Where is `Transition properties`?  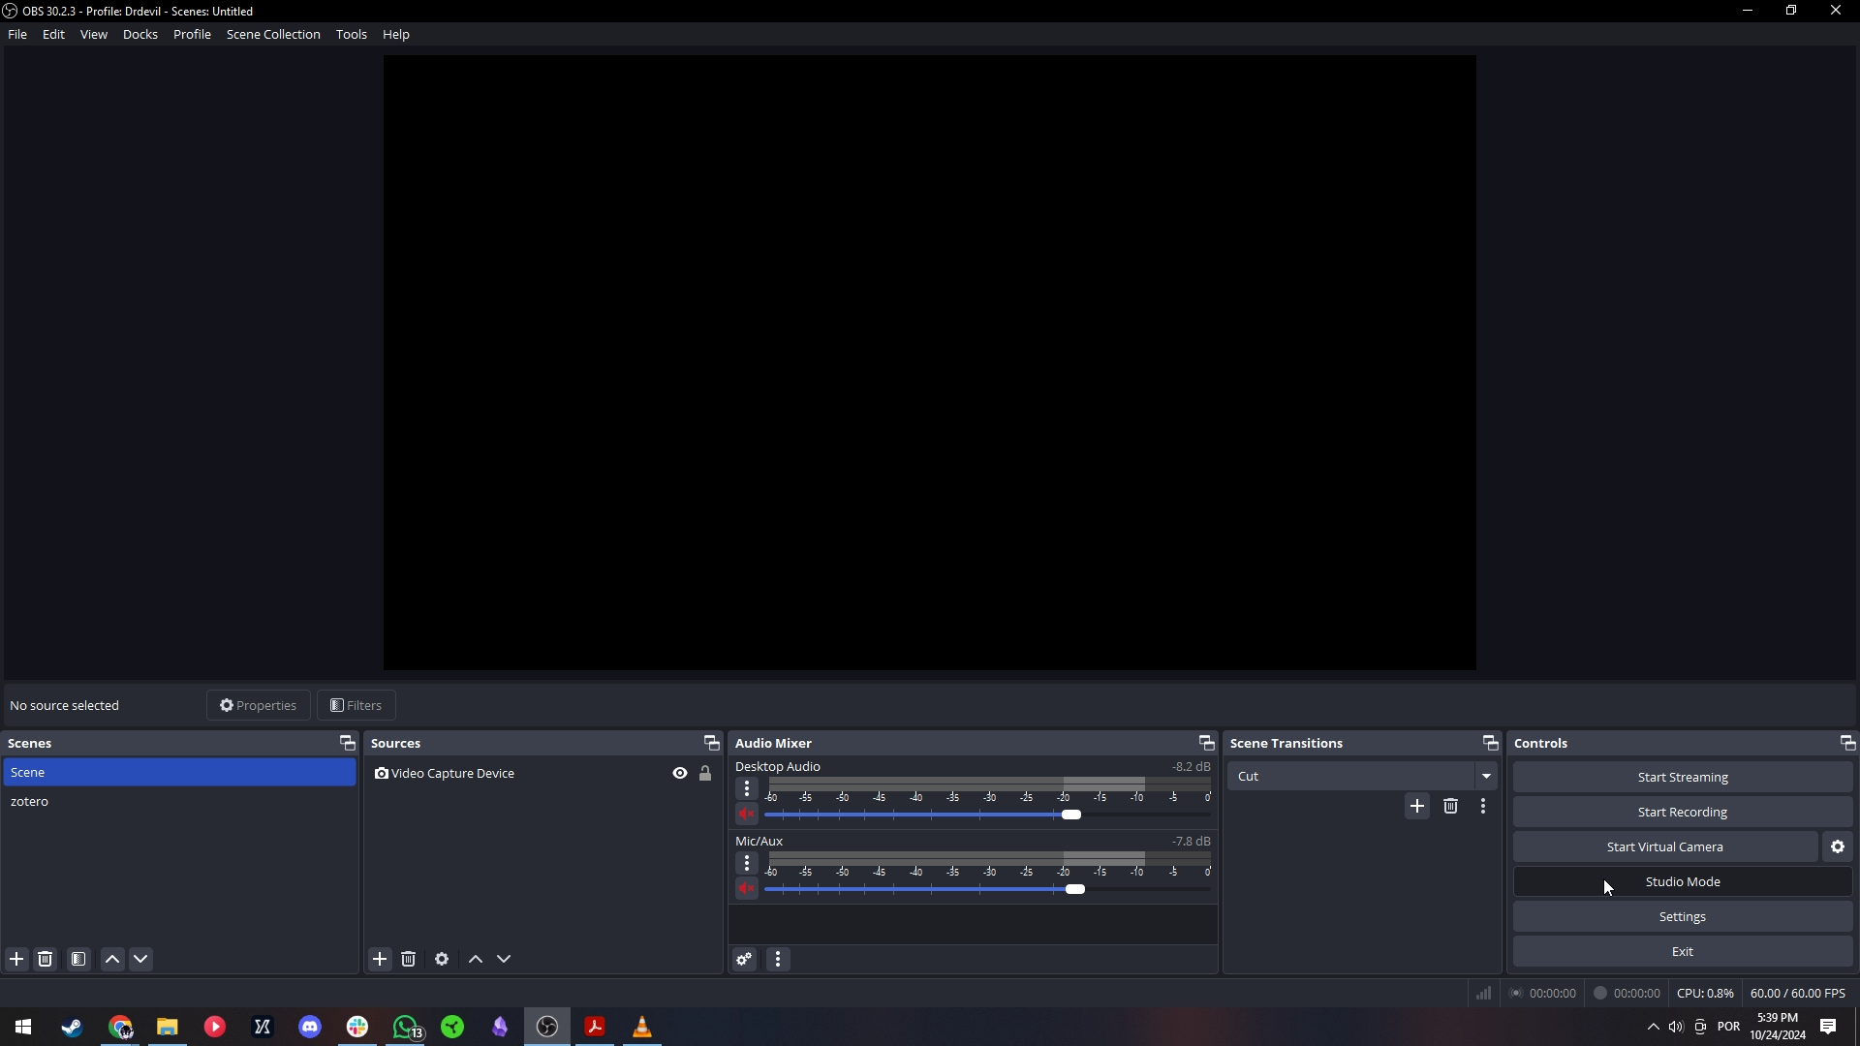
Transition properties is located at coordinates (1486, 806).